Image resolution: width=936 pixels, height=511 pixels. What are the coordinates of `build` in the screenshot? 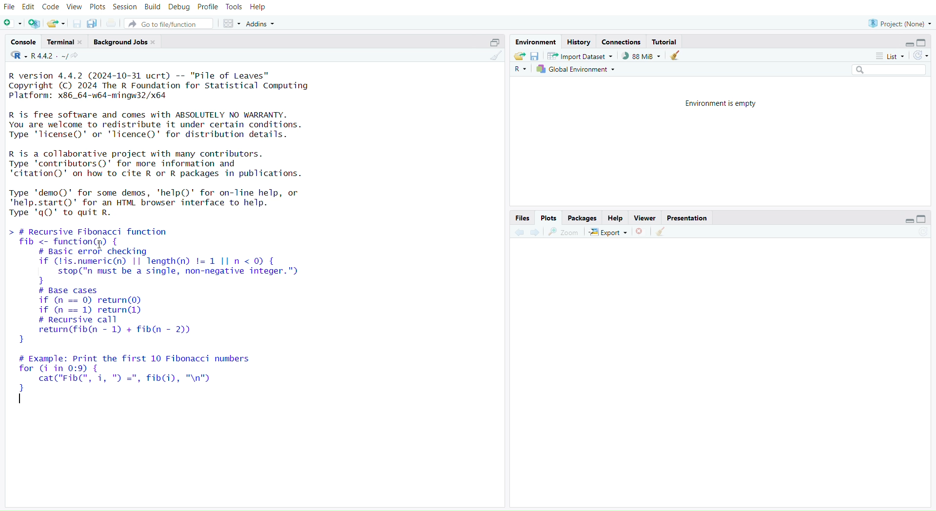 It's located at (153, 7).